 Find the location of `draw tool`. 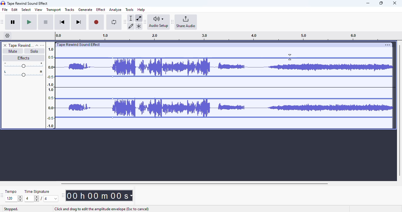

draw tool is located at coordinates (131, 26).